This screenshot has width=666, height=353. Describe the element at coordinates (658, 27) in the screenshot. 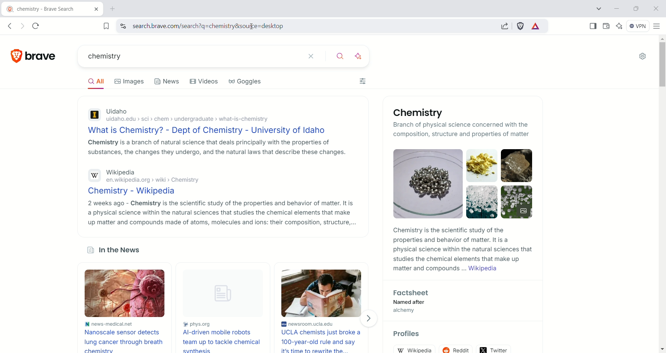

I see `customize and control Brave` at that location.